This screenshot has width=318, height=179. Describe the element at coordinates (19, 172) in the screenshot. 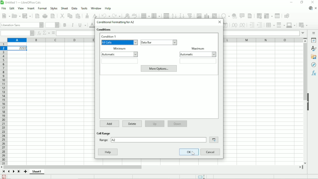

I see `Scroll to last sheet` at that location.